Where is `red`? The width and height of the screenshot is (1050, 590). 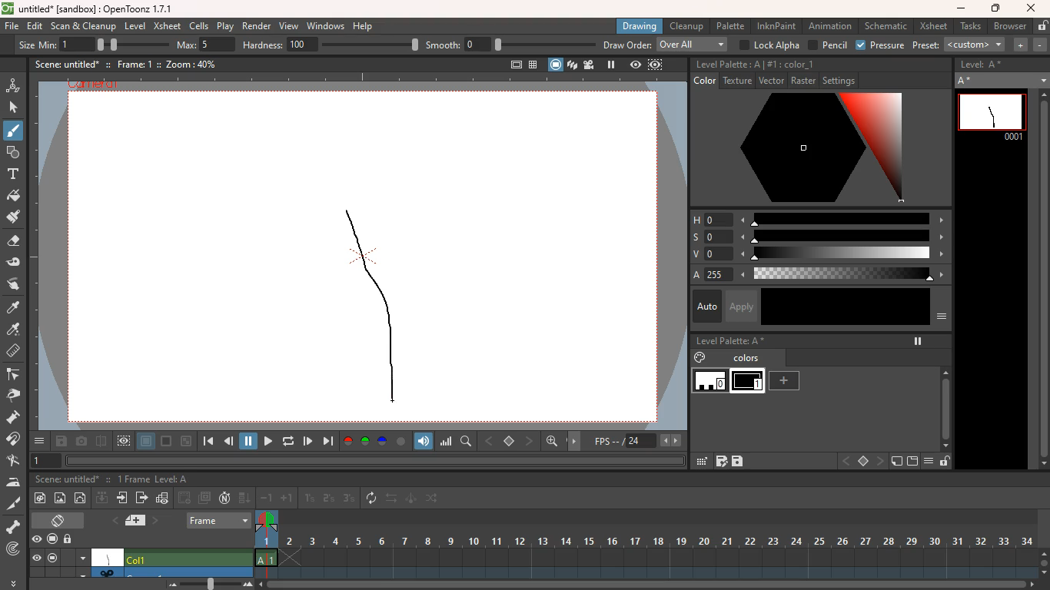 red is located at coordinates (347, 441).